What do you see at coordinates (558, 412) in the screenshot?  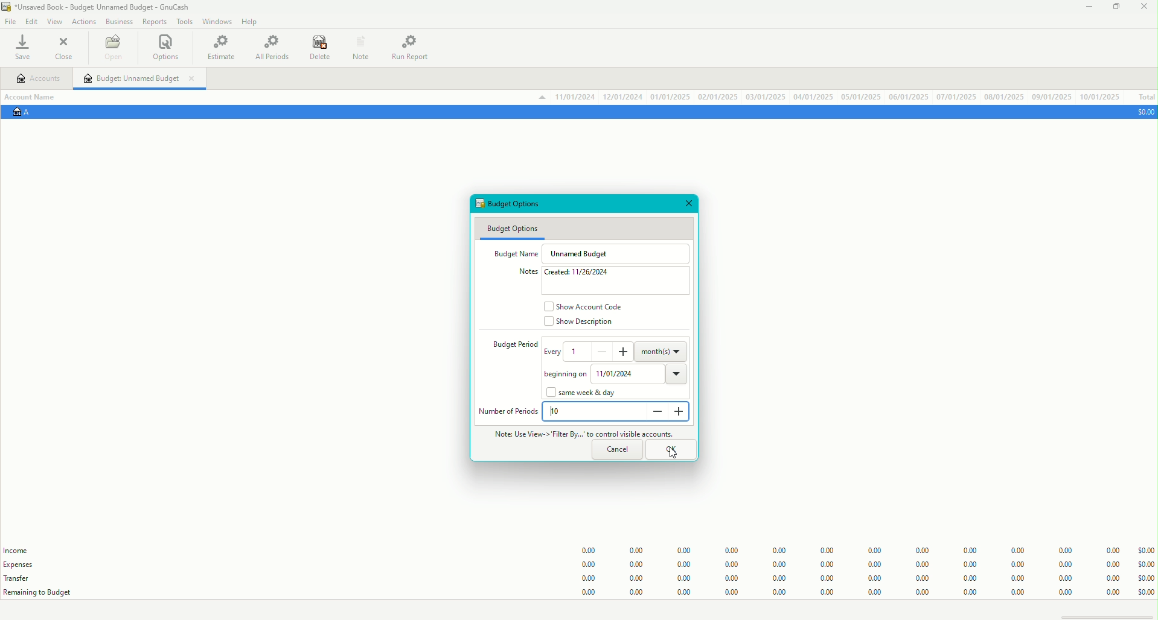 I see `10` at bounding box center [558, 412].